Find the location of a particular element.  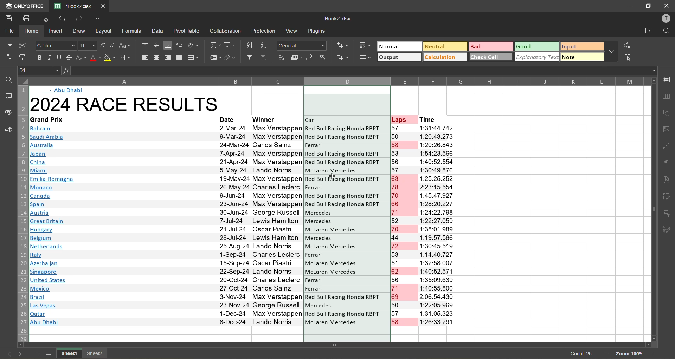

paragraph is located at coordinates (669, 164).